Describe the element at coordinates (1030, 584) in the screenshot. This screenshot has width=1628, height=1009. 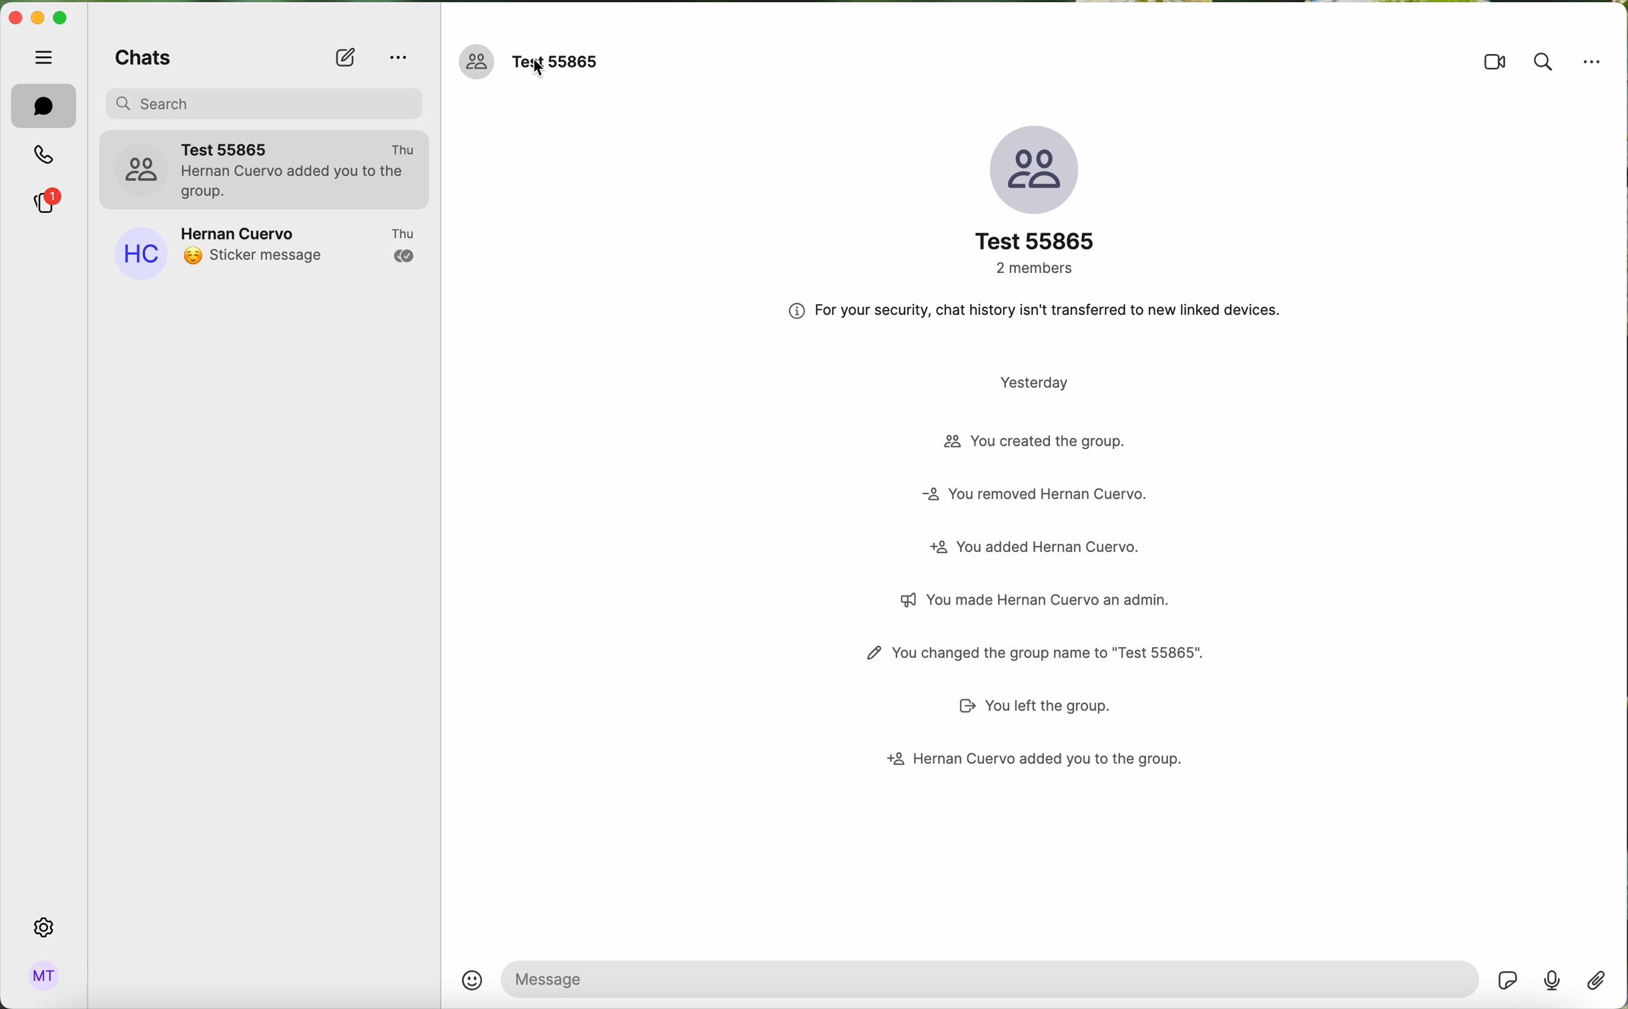
I see `activity group` at that location.